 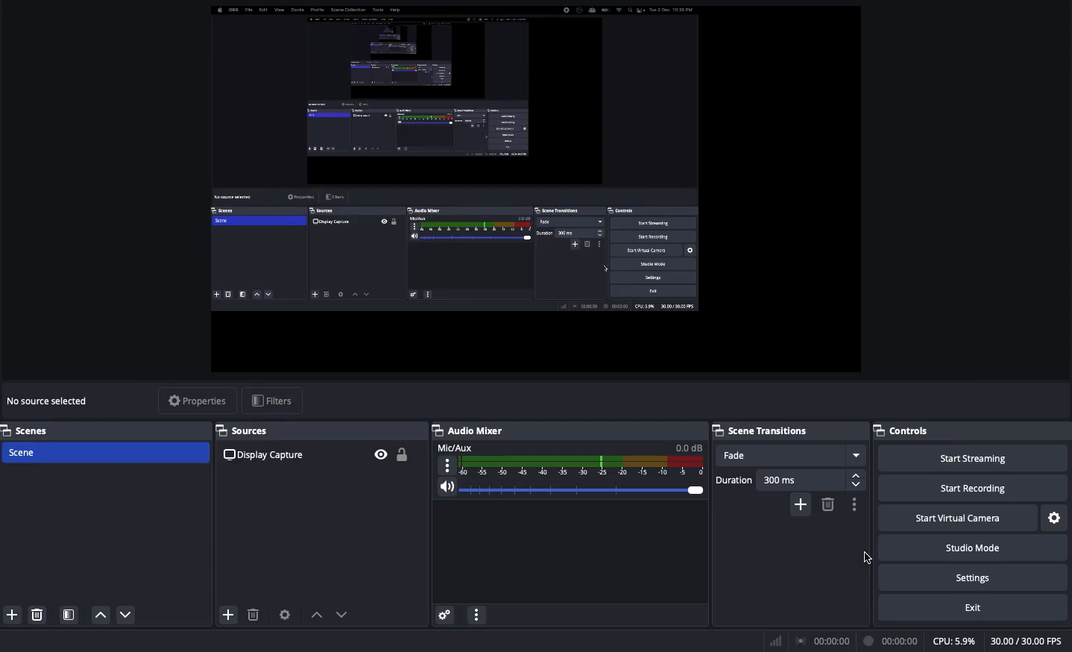 What do you see at coordinates (39, 614) in the screenshot?
I see `Delete` at bounding box center [39, 614].